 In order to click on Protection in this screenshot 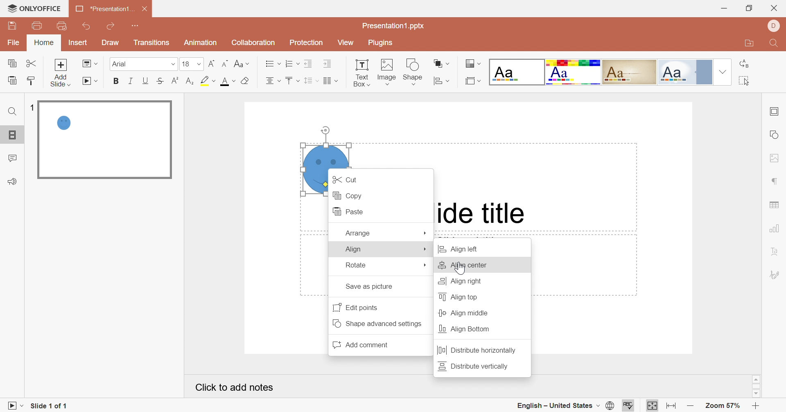, I will do `click(305, 43)`.